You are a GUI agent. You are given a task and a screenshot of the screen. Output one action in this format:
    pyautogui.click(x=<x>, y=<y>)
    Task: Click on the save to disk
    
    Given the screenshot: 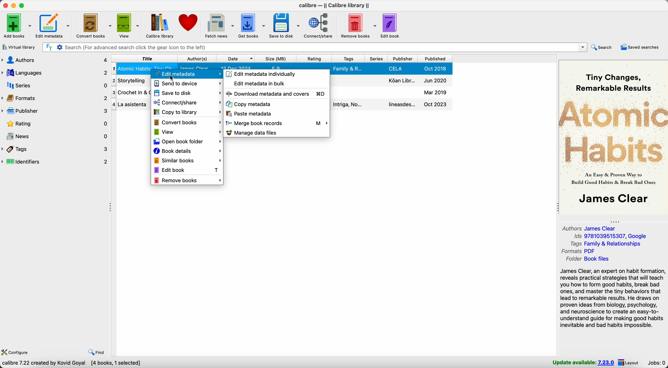 What is the action you would take?
    pyautogui.click(x=188, y=93)
    